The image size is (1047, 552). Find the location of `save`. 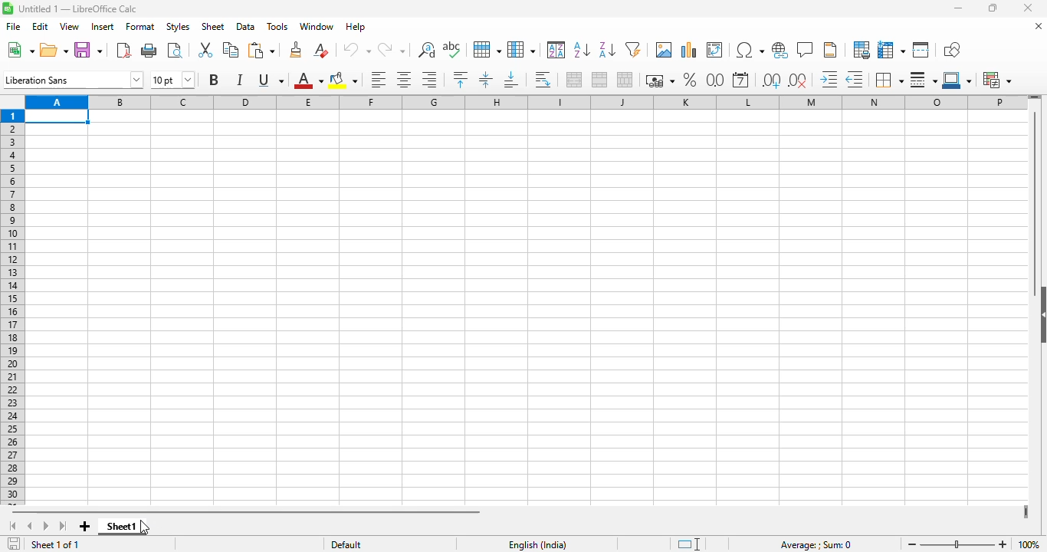

save is located at coordinates (89, 50).